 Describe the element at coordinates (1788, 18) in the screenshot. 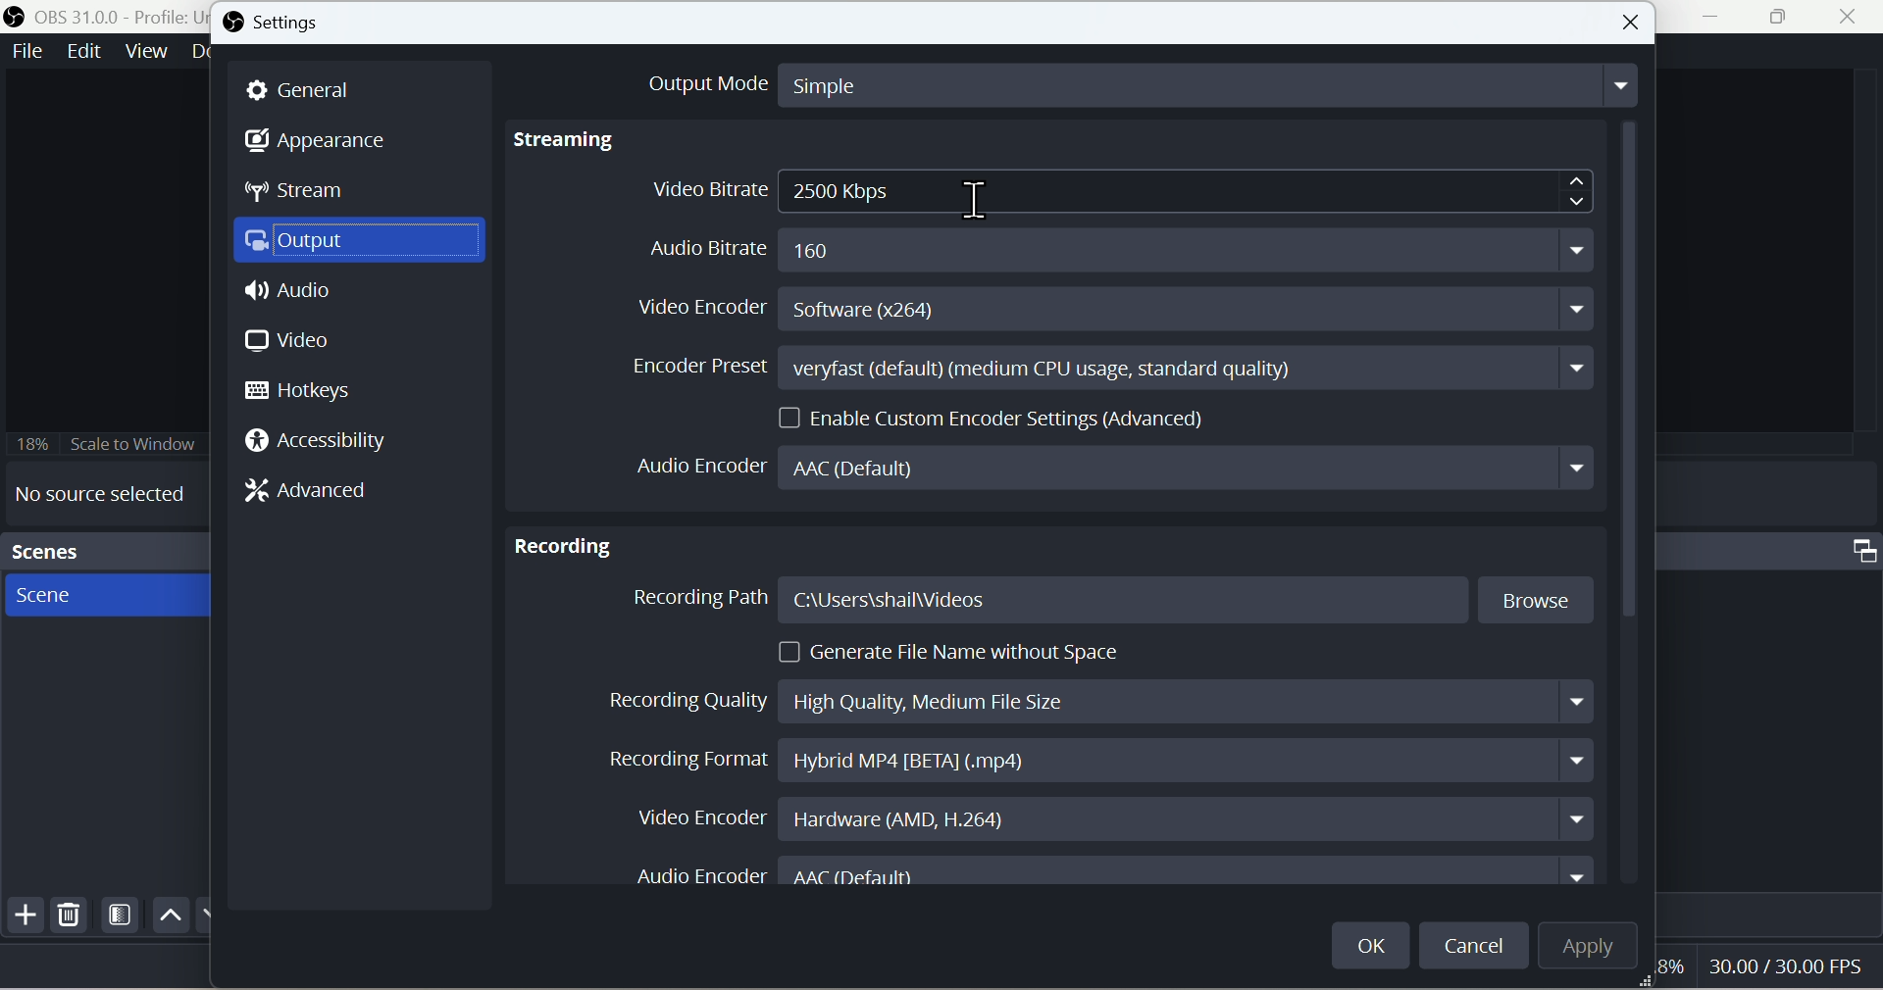

I see `Maximise` at that location.